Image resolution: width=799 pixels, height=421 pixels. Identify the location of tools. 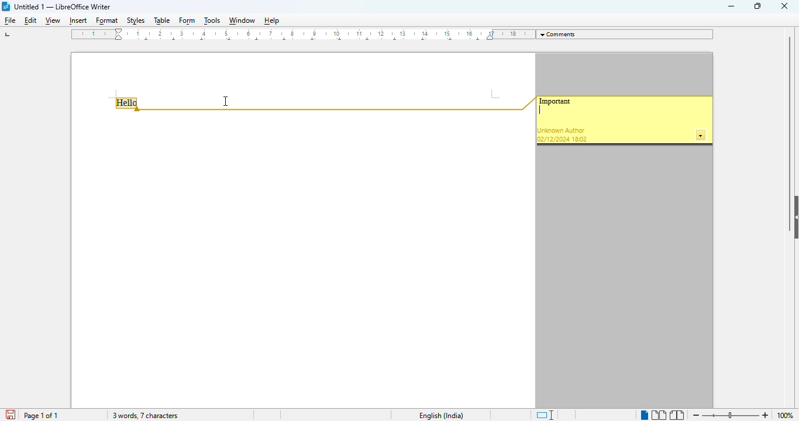
(212, 20).